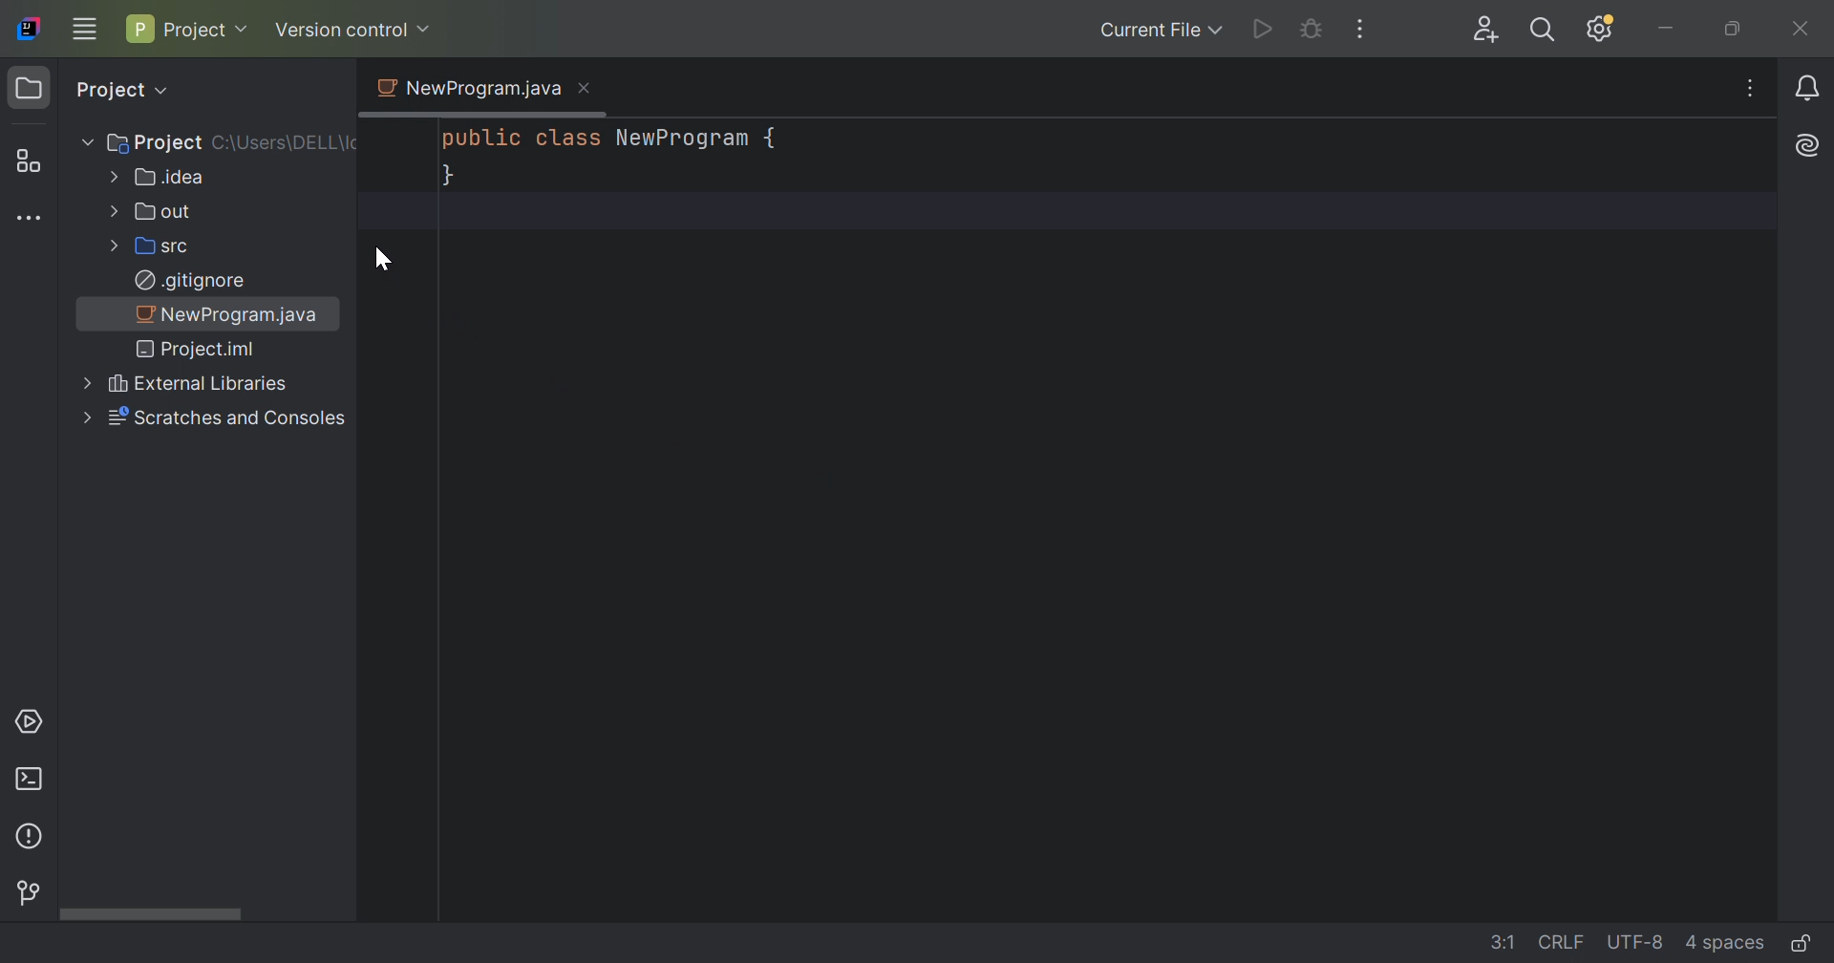 The height and width of the screenshot is (963, 1834). Describe the element at coordinates (230, 418) in the screenshot. I see `Scratches and Consoles` at that location.